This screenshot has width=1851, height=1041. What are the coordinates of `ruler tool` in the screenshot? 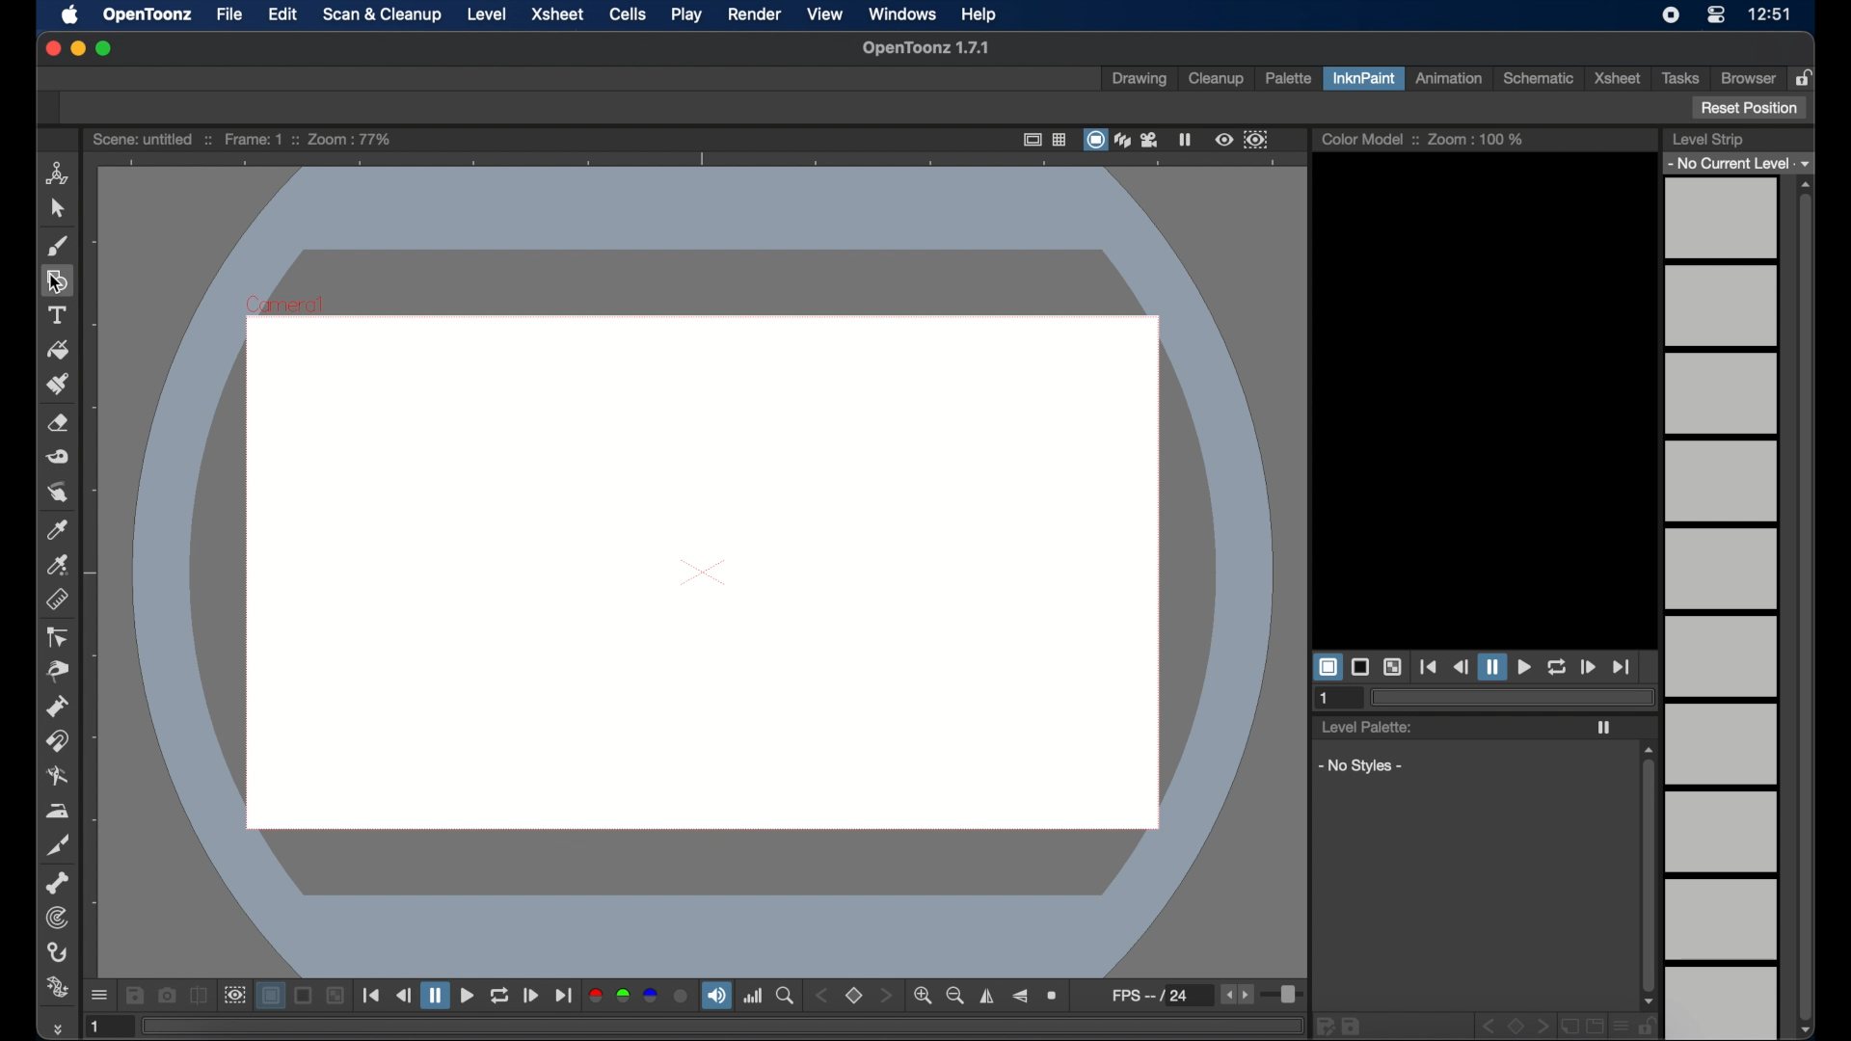 It's located at (57, 600).